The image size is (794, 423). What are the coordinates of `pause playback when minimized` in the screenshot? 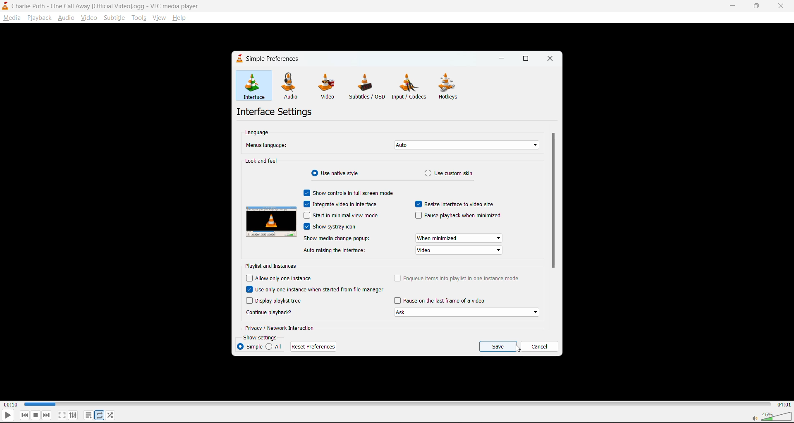 It's located at (464, 217).